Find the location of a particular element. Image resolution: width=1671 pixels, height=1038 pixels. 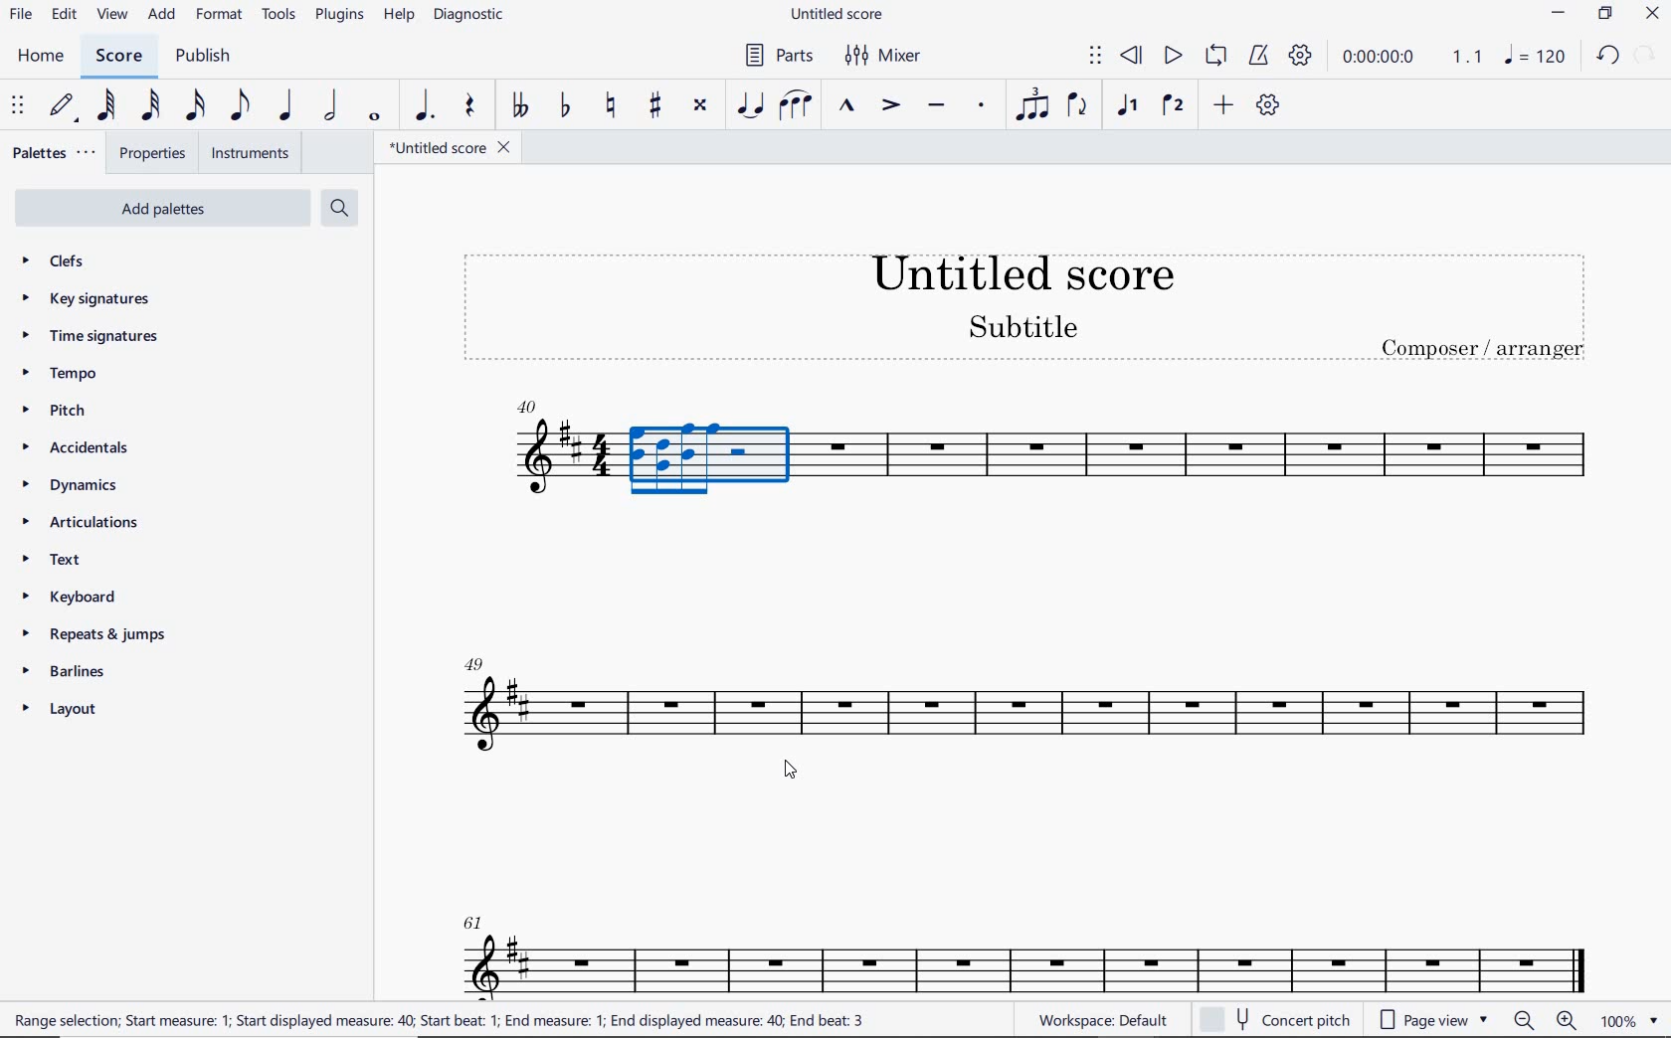

ADD is located at coordinates (1220, 106).